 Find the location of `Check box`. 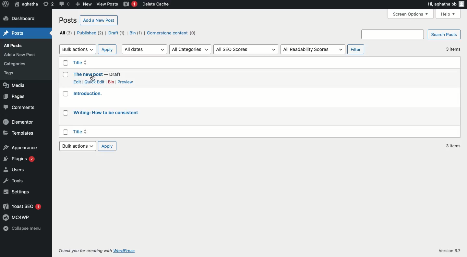

Check box is located at coordinates (65, 63).